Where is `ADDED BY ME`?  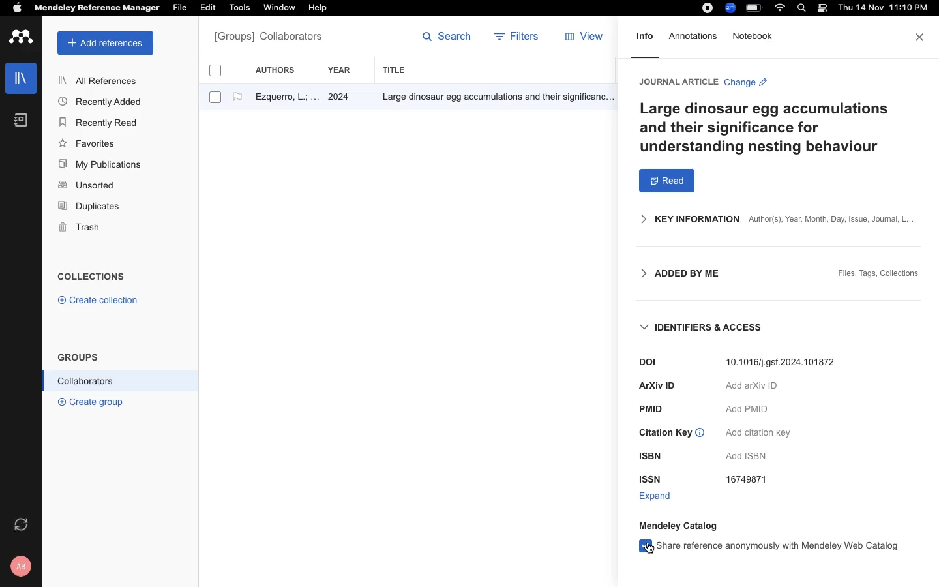 ADDED BY ME is located at coordinates (675, 274).